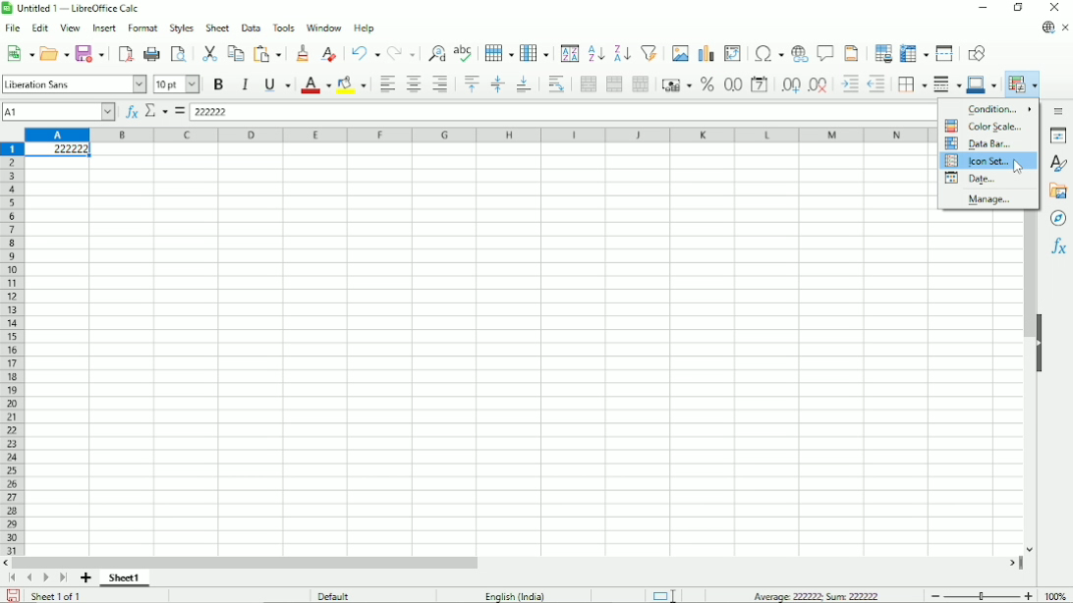 The width and height of the screenshot is (1073, 603). Describe the element at coordinates (471, 84) in the screenshot. I see `Align top` at that location.